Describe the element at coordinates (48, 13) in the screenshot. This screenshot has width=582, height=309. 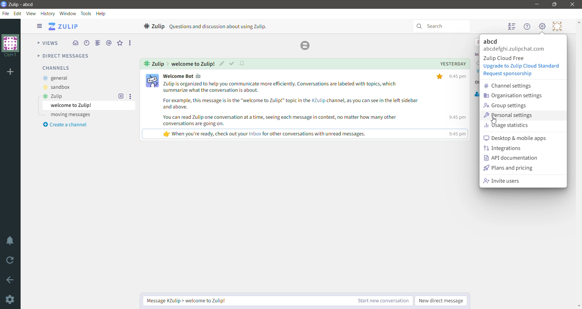
I see `History` at that location.